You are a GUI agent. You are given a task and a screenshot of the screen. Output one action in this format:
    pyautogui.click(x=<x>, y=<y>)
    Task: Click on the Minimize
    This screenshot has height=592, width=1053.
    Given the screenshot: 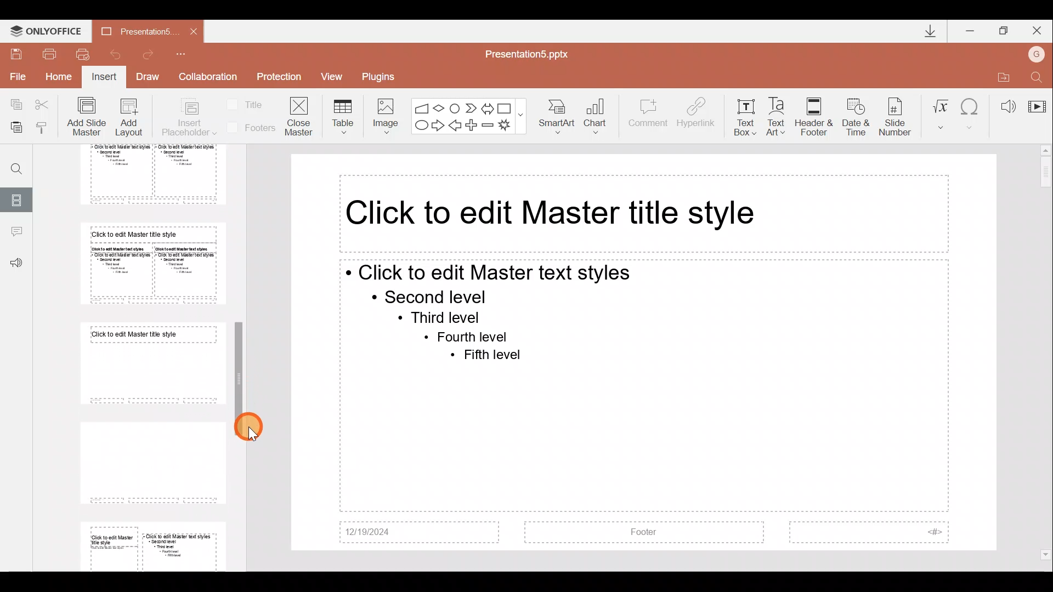 What is the action you would take?
    pyautogui.click(x=971, y=29)
    